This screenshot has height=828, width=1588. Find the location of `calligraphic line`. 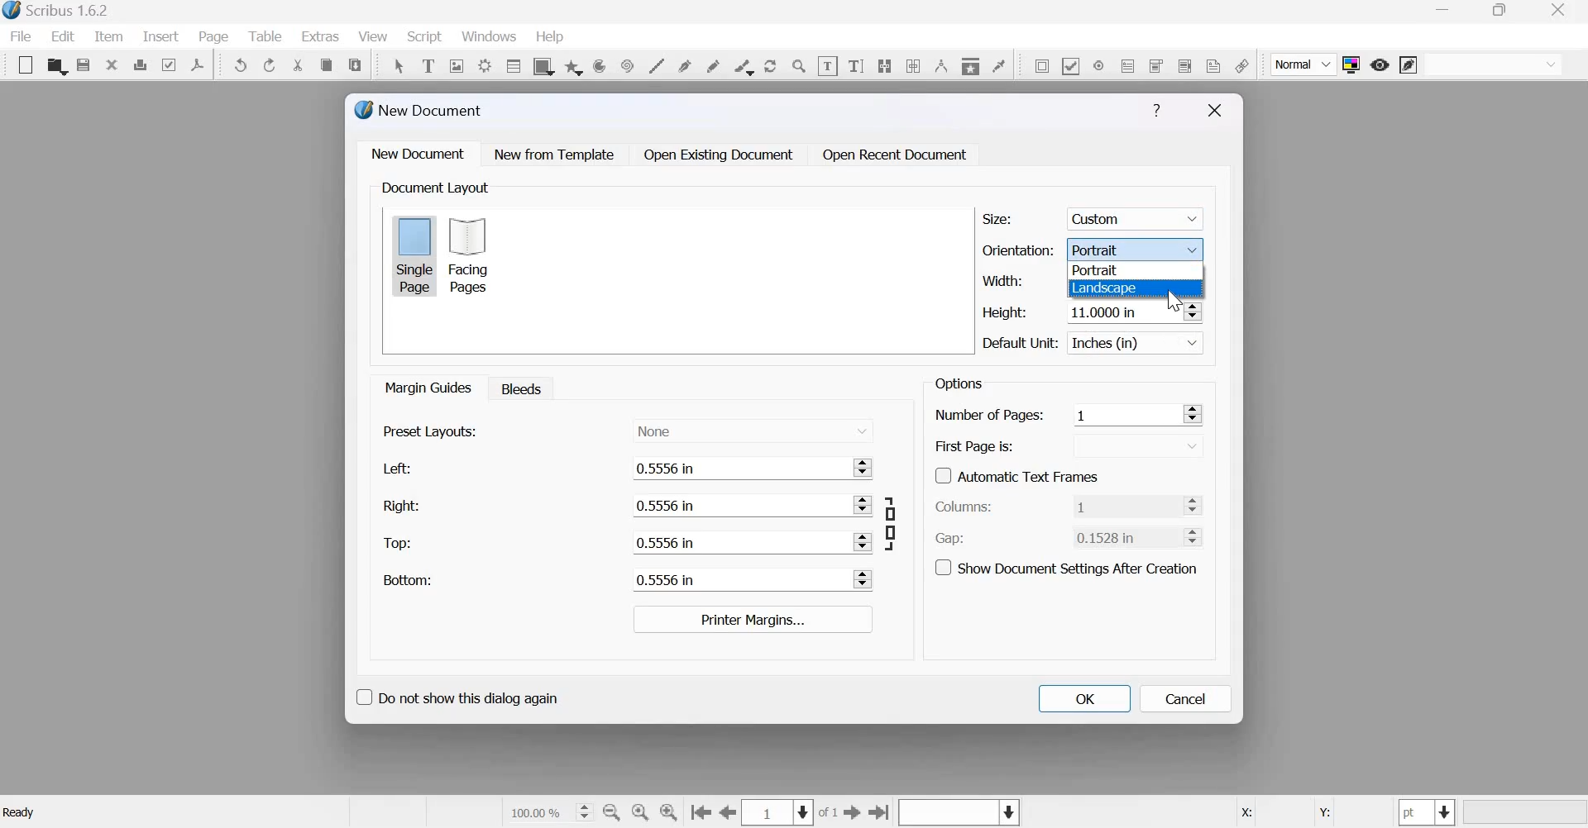

calligraphic line is located at coordinates (741, 65).